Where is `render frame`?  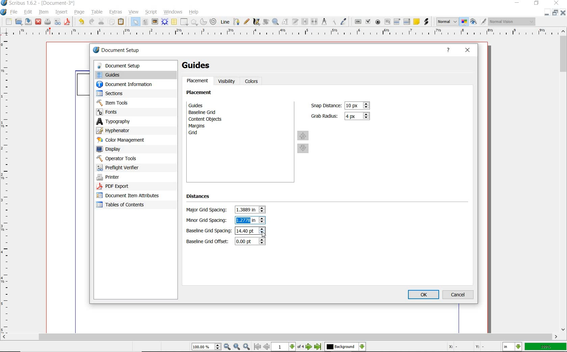
render frame is located at coordinates (165, 22).